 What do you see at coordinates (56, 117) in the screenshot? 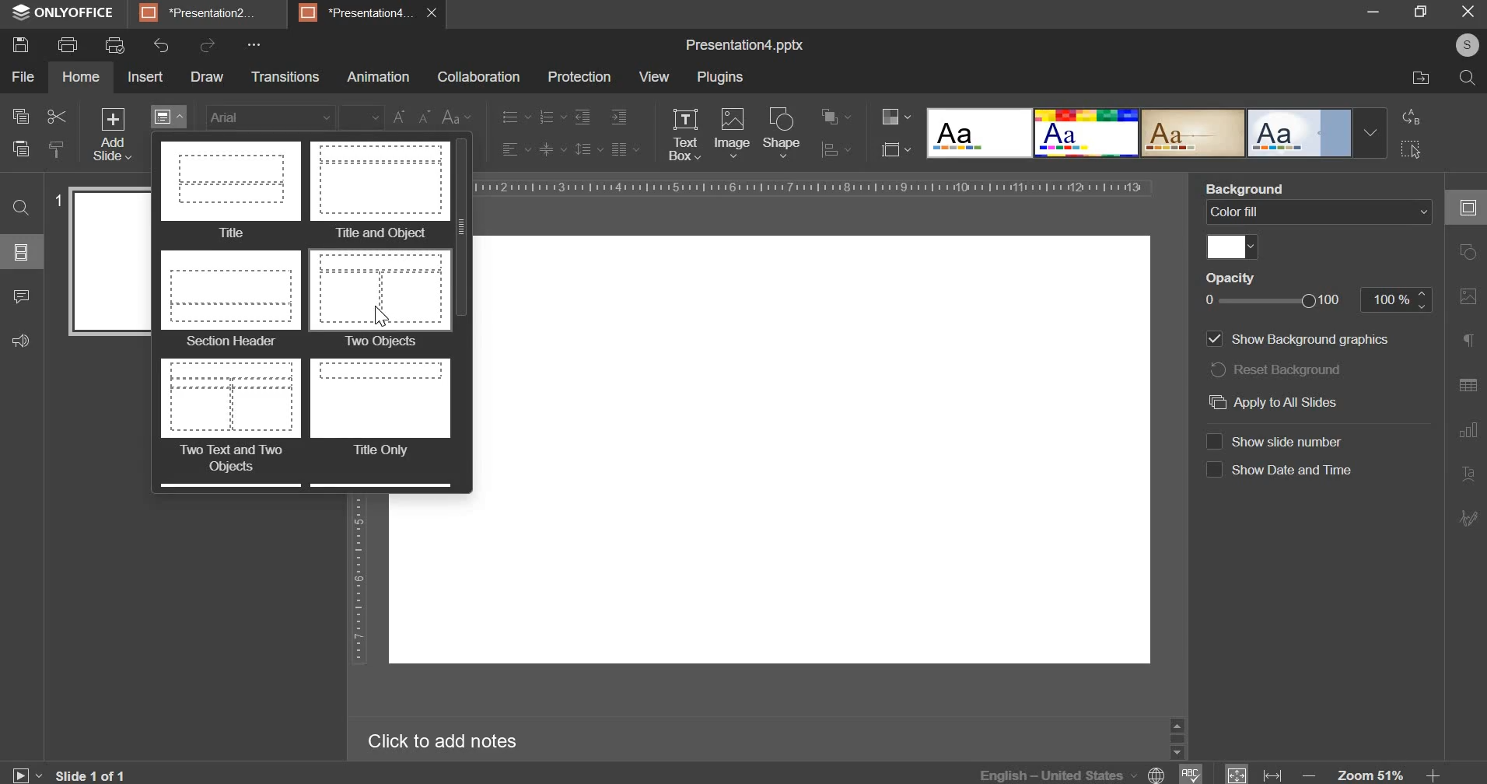
I see `cut` at bounding box center [56, 117].